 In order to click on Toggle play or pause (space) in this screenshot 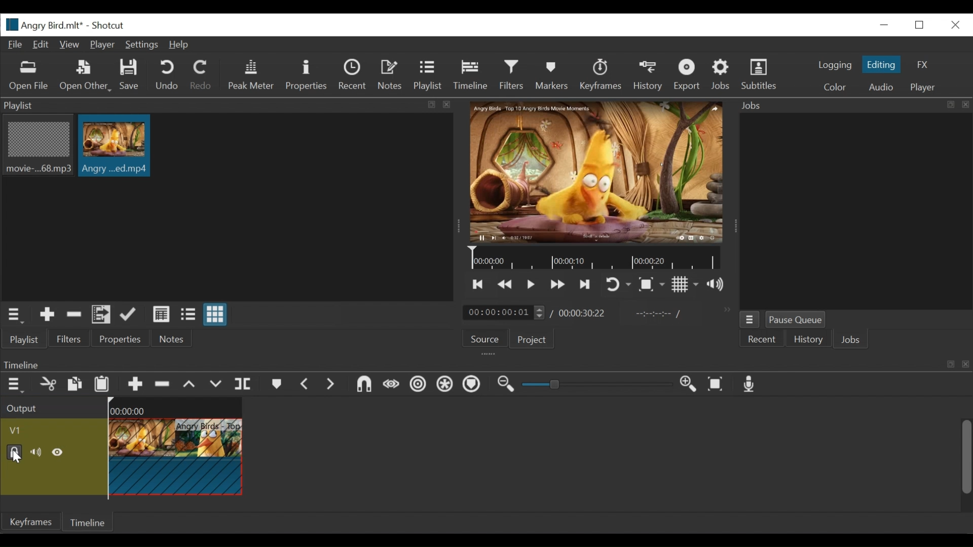, I will do `click(531, 285)`.